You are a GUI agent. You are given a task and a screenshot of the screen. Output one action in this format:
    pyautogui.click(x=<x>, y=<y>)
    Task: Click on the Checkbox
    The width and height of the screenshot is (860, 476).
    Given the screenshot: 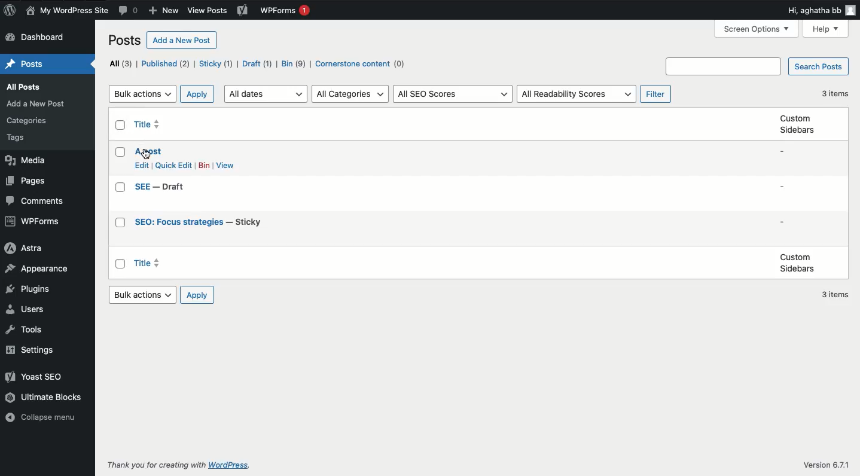 What is the action you would take?
    pyautogui.click(x=122, y=187)
    